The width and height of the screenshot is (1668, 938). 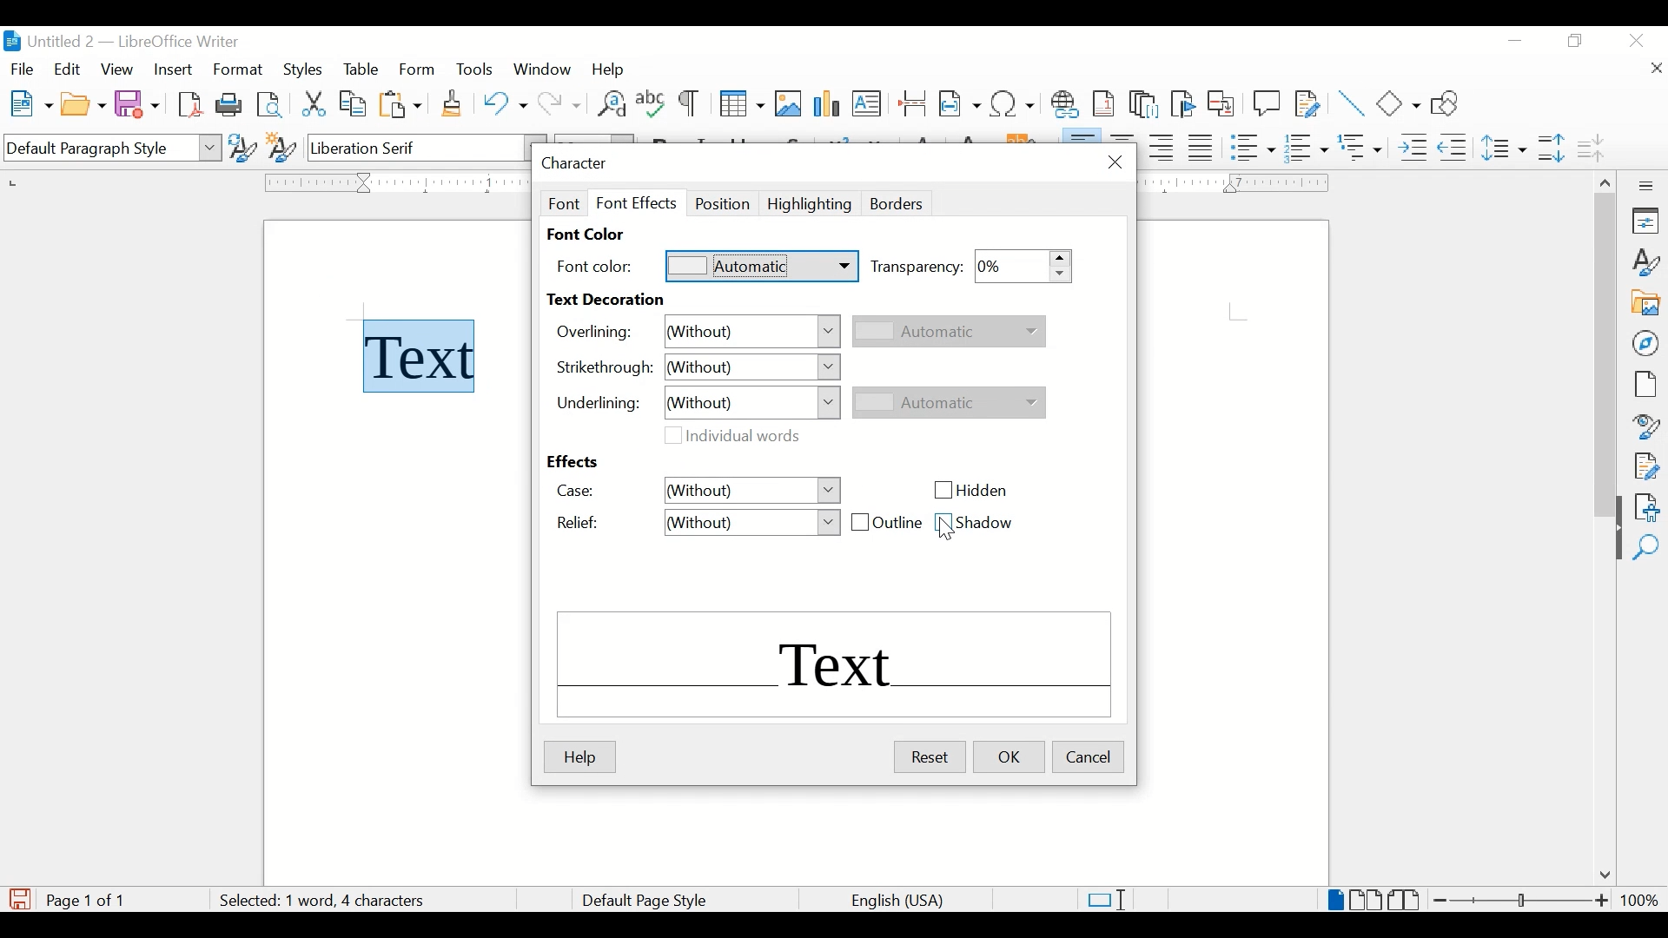 What do you see at coordinates (960, 103) in the screenshot?
I see `insert field` at bounding box center [960, 103].